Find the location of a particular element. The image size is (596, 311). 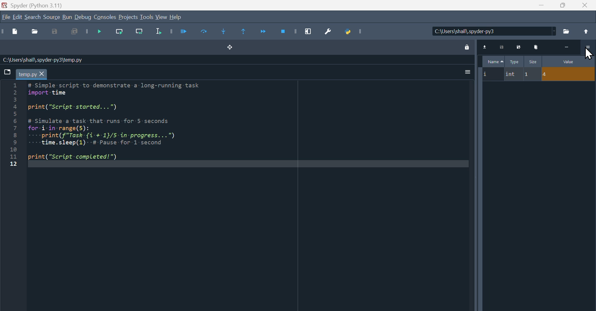

Source is located at coordinates (51, 16).